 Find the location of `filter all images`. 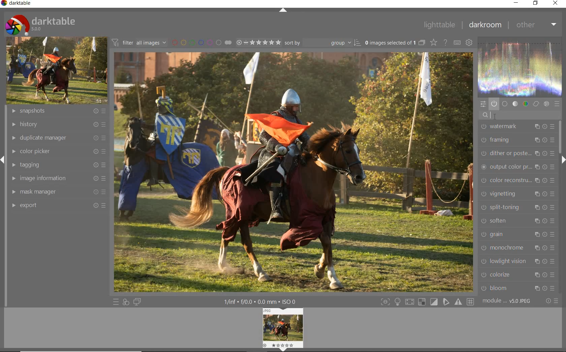

filter all images is located at coordinates (139, 42).